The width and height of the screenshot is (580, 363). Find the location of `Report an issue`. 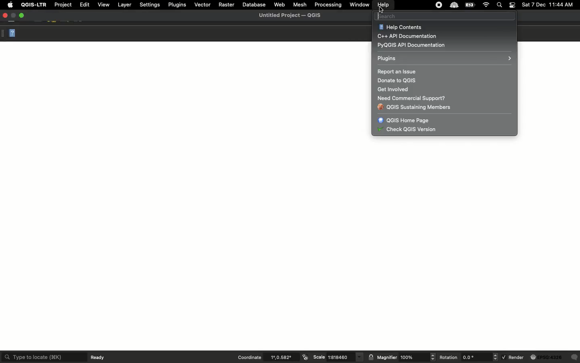

Report an issue is located at coordinates (397, 71).